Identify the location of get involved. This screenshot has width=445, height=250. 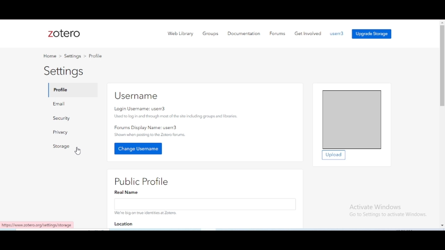
(308, 33).